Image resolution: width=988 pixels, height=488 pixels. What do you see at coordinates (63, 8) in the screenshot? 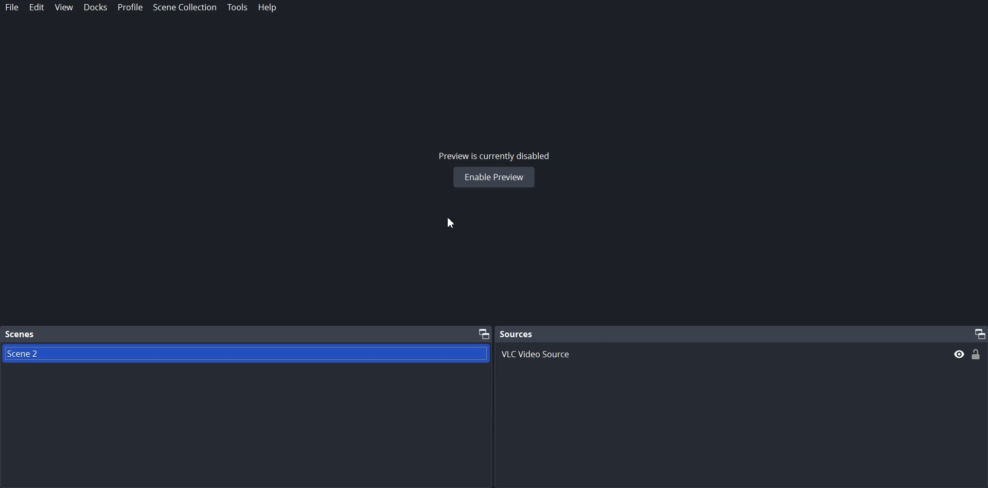
I see `View` at bounding box center [63, 8].